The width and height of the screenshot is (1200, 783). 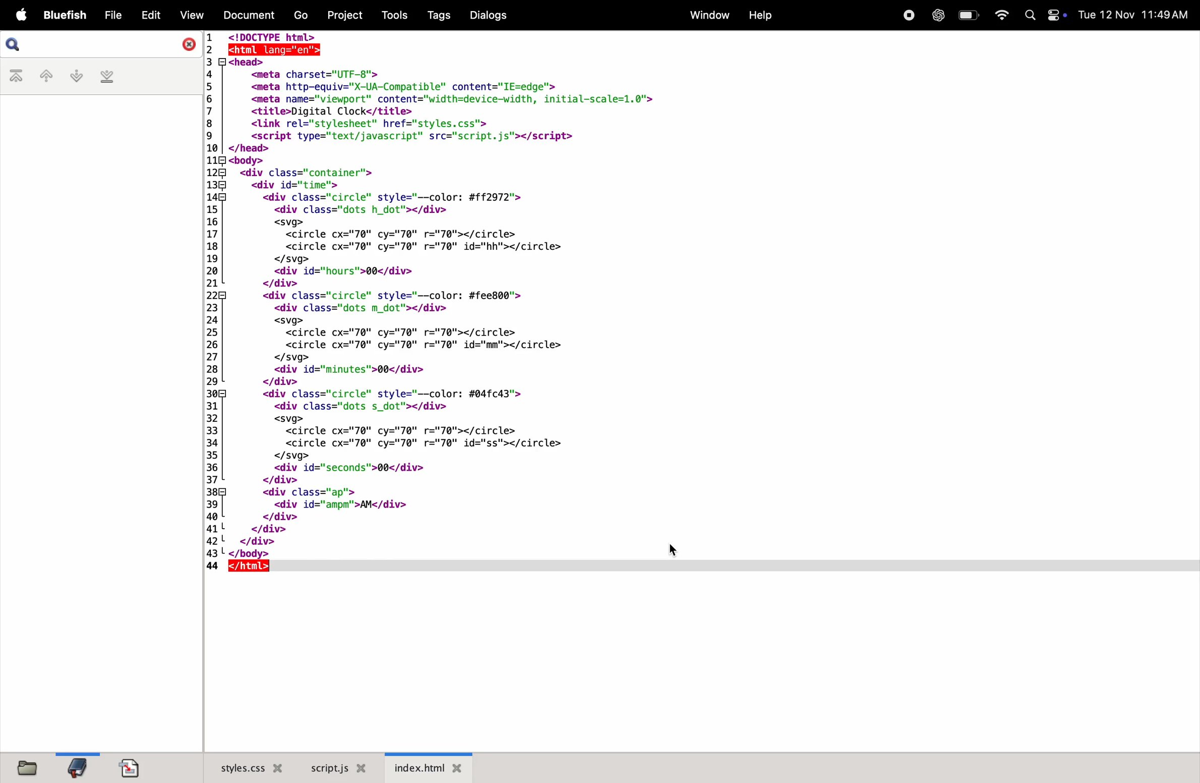 I want to click on date and time, so click(x=1135, y=17).